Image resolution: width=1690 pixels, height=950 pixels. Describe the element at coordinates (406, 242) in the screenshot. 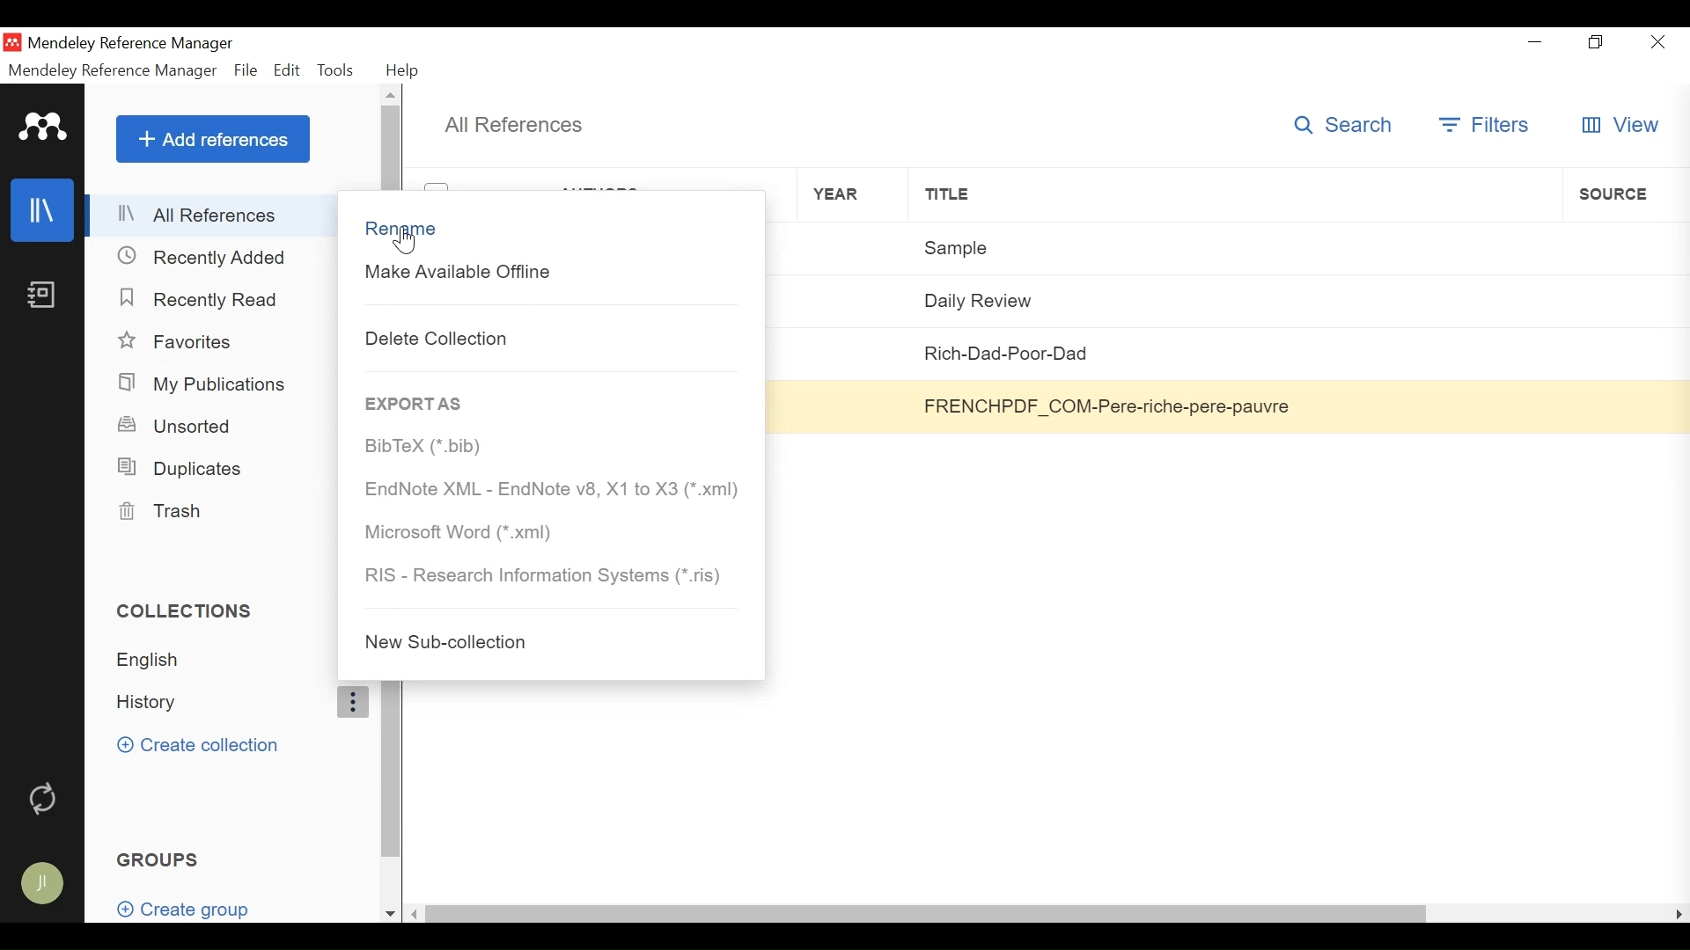

I see `Cursor` at that location.